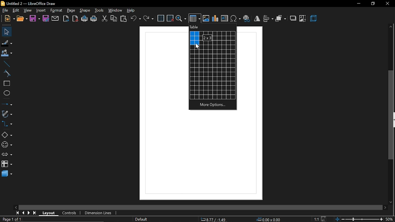 This screenshot has height=222, width=395. Describe the element at coordinates (215, 18) in the screenshot. I see `insert chart` at that location.